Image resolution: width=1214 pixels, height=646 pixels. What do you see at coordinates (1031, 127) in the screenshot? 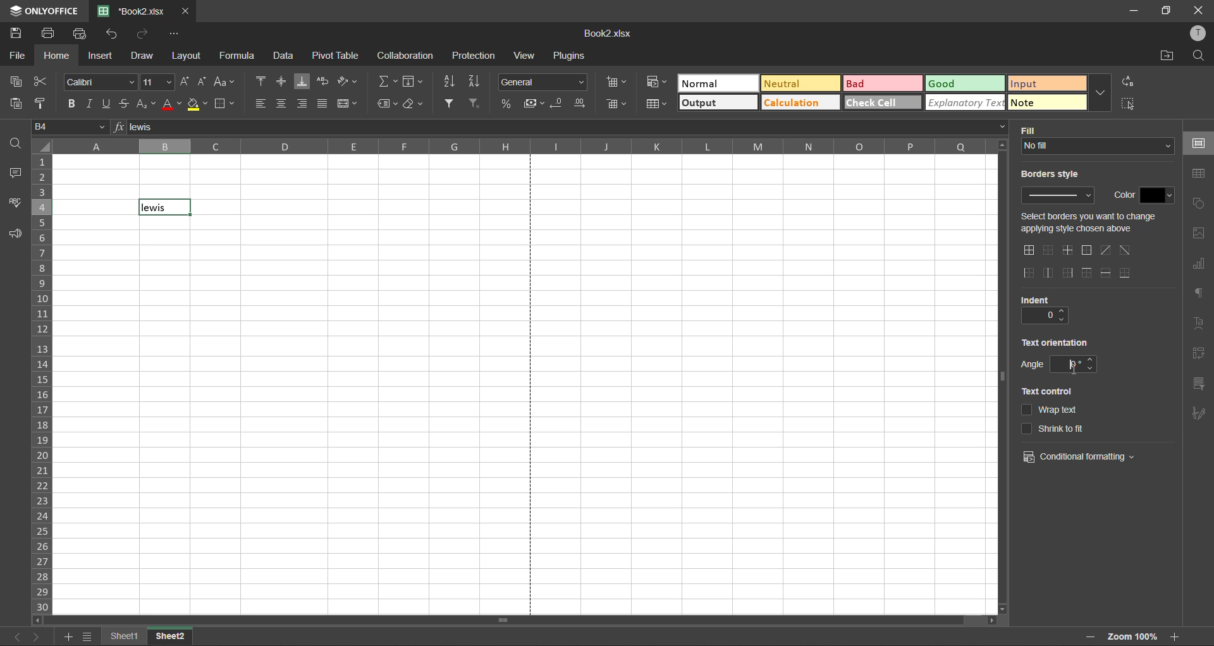
I see `fill` at bounding box center [1031, 127].